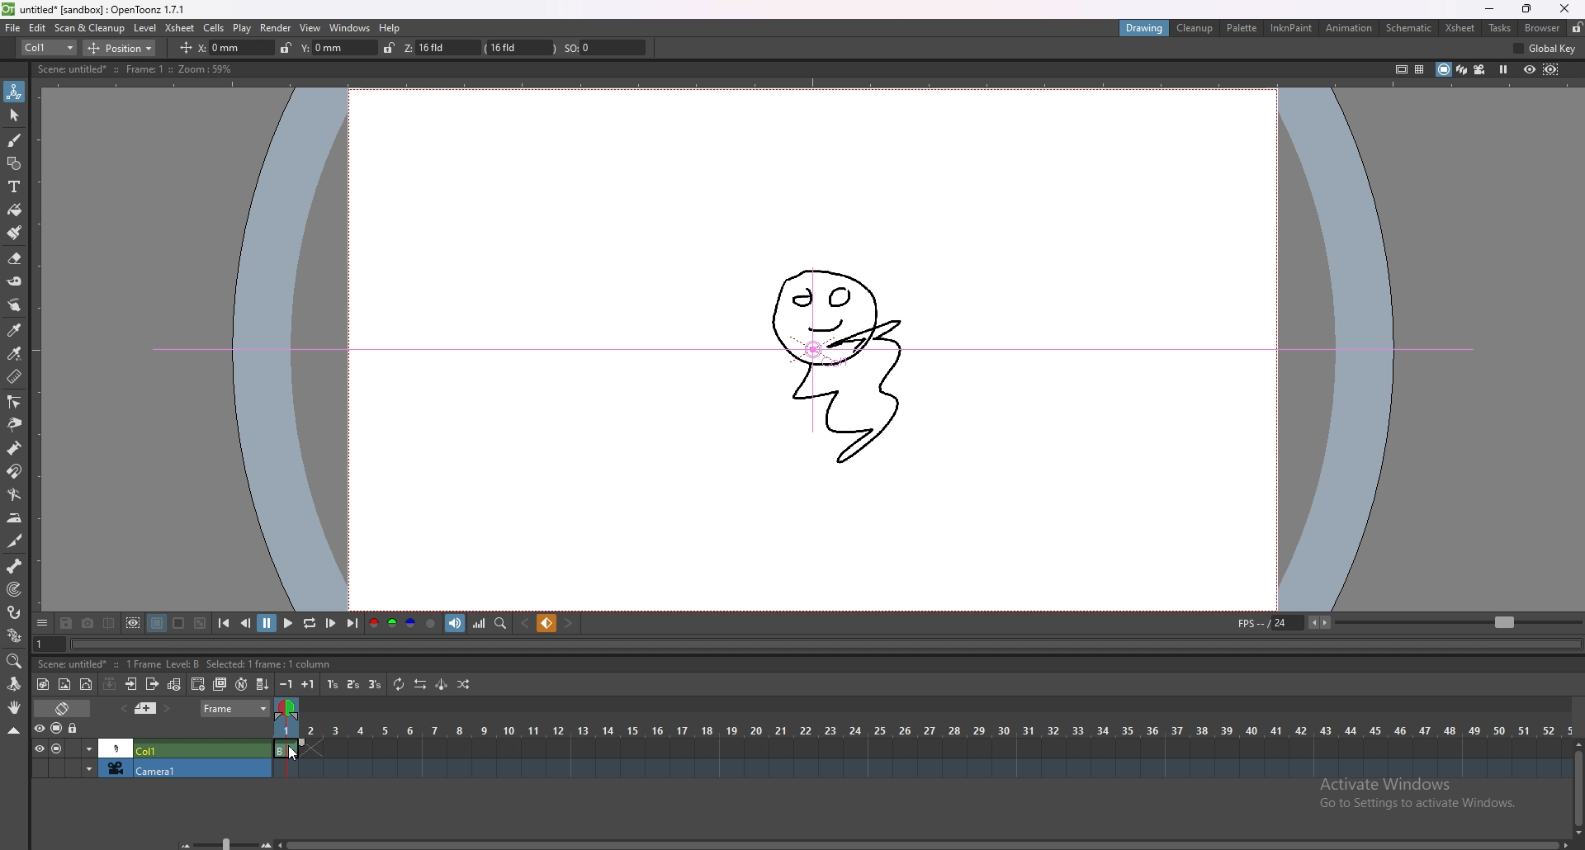 The width and height of the screenshot is (1585, 850). What do you see at coordinates (201, 622) in the screenshot?
I see `checkered background` at bounding box center [201, 622].